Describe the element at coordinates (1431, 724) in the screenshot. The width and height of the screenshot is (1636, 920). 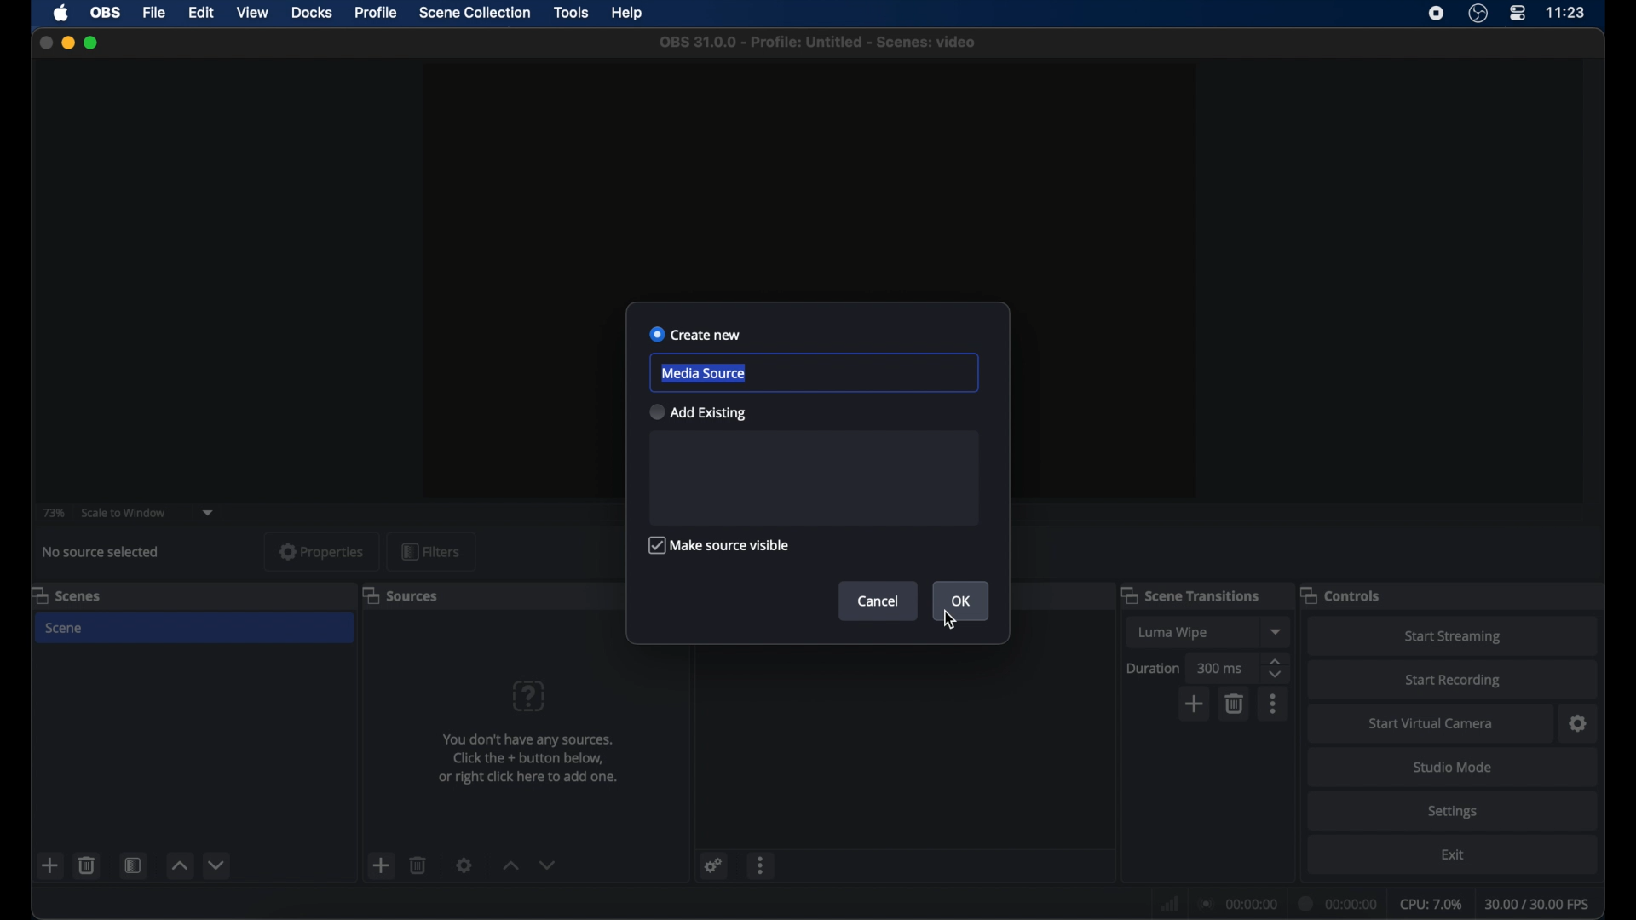
I see `start virtual camera` at that location.